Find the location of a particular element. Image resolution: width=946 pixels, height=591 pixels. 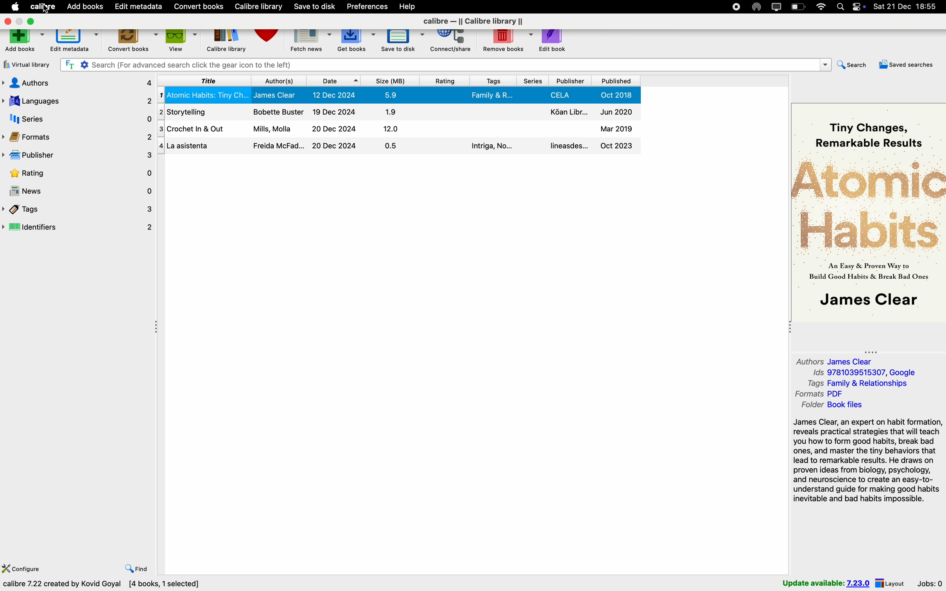

authors James Clear is located at coordinates (833, 361).